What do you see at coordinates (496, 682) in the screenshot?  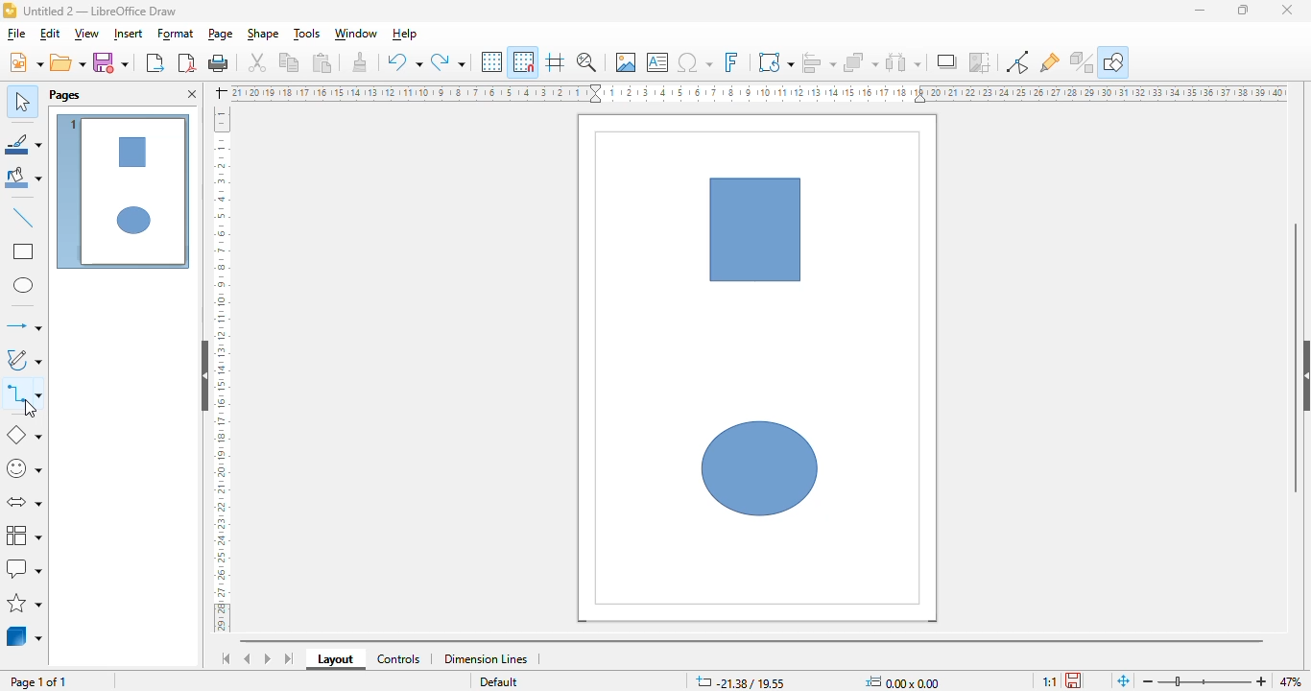 I see `Default` at bounding box center [496, 682].